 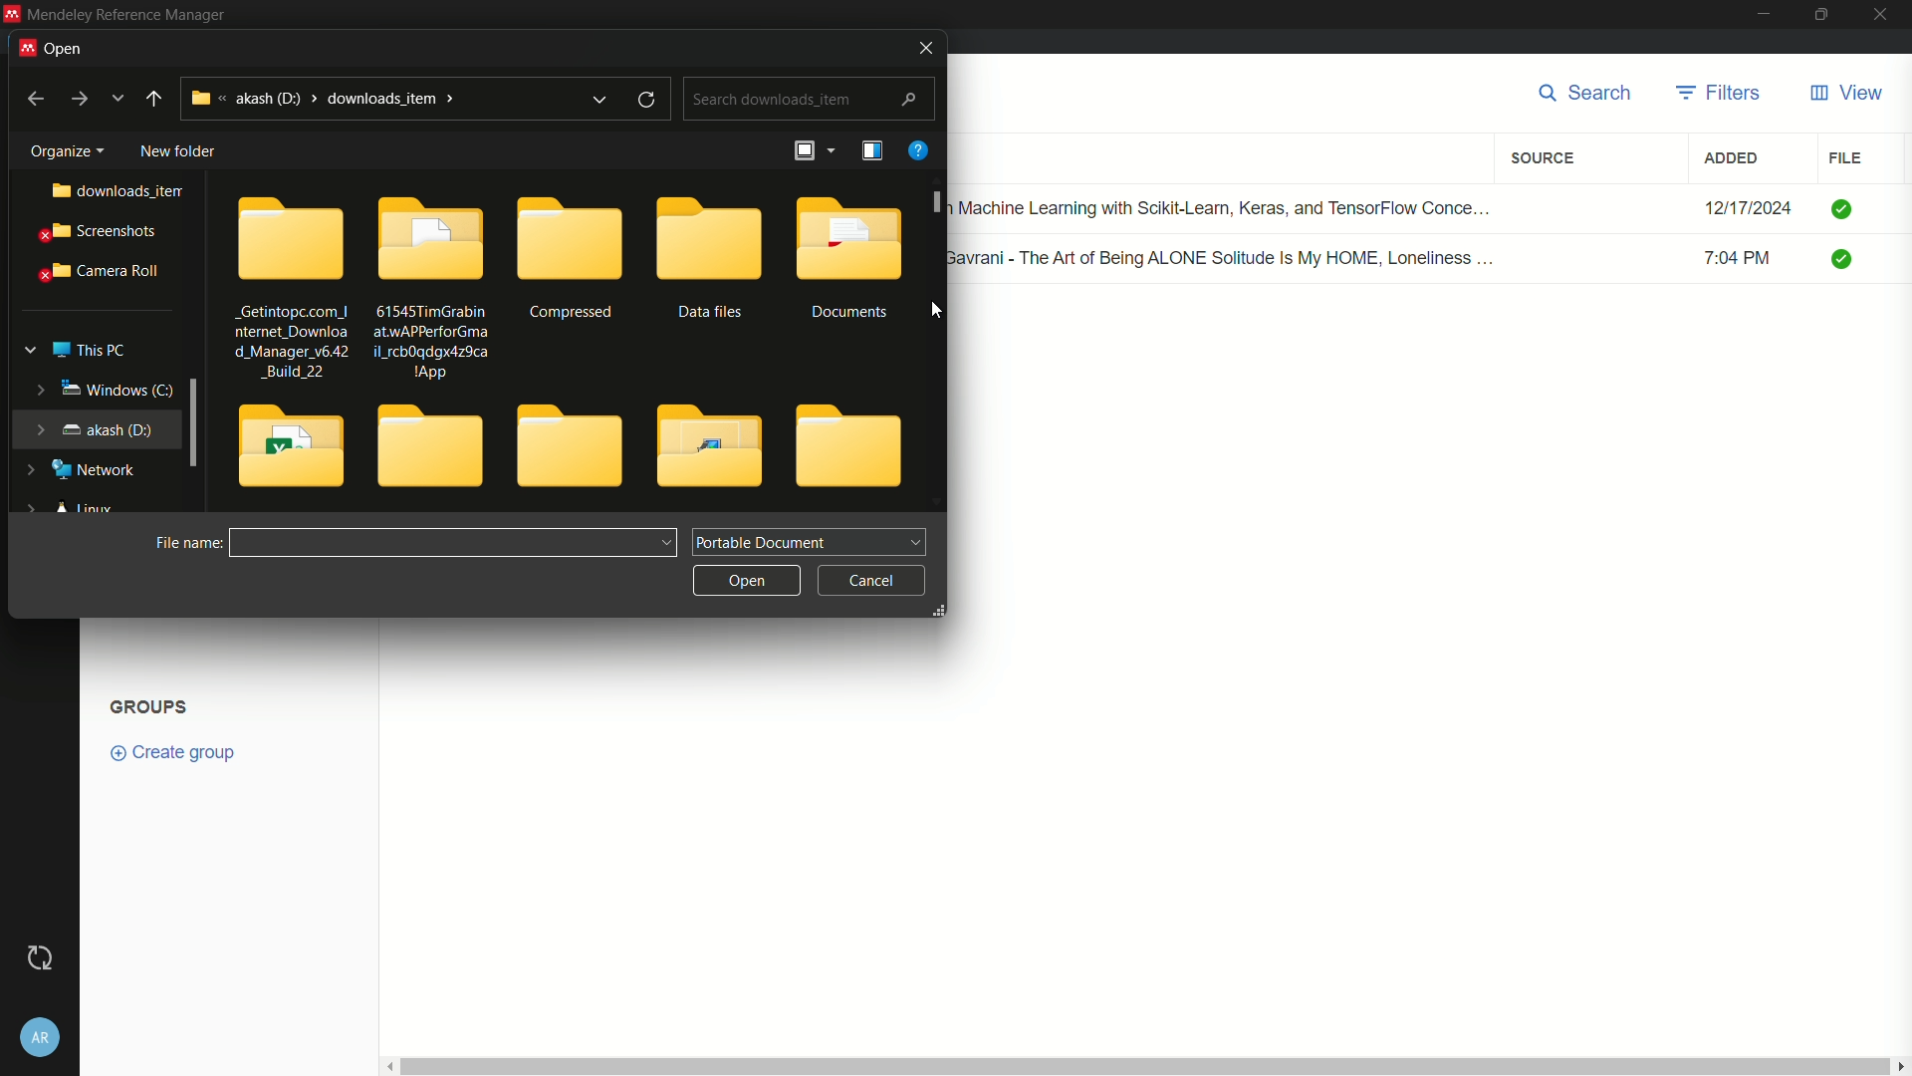 What do you see at coordinates (154, 99) in the screenshot?
I see `up to` at bounding box center [154, 99].